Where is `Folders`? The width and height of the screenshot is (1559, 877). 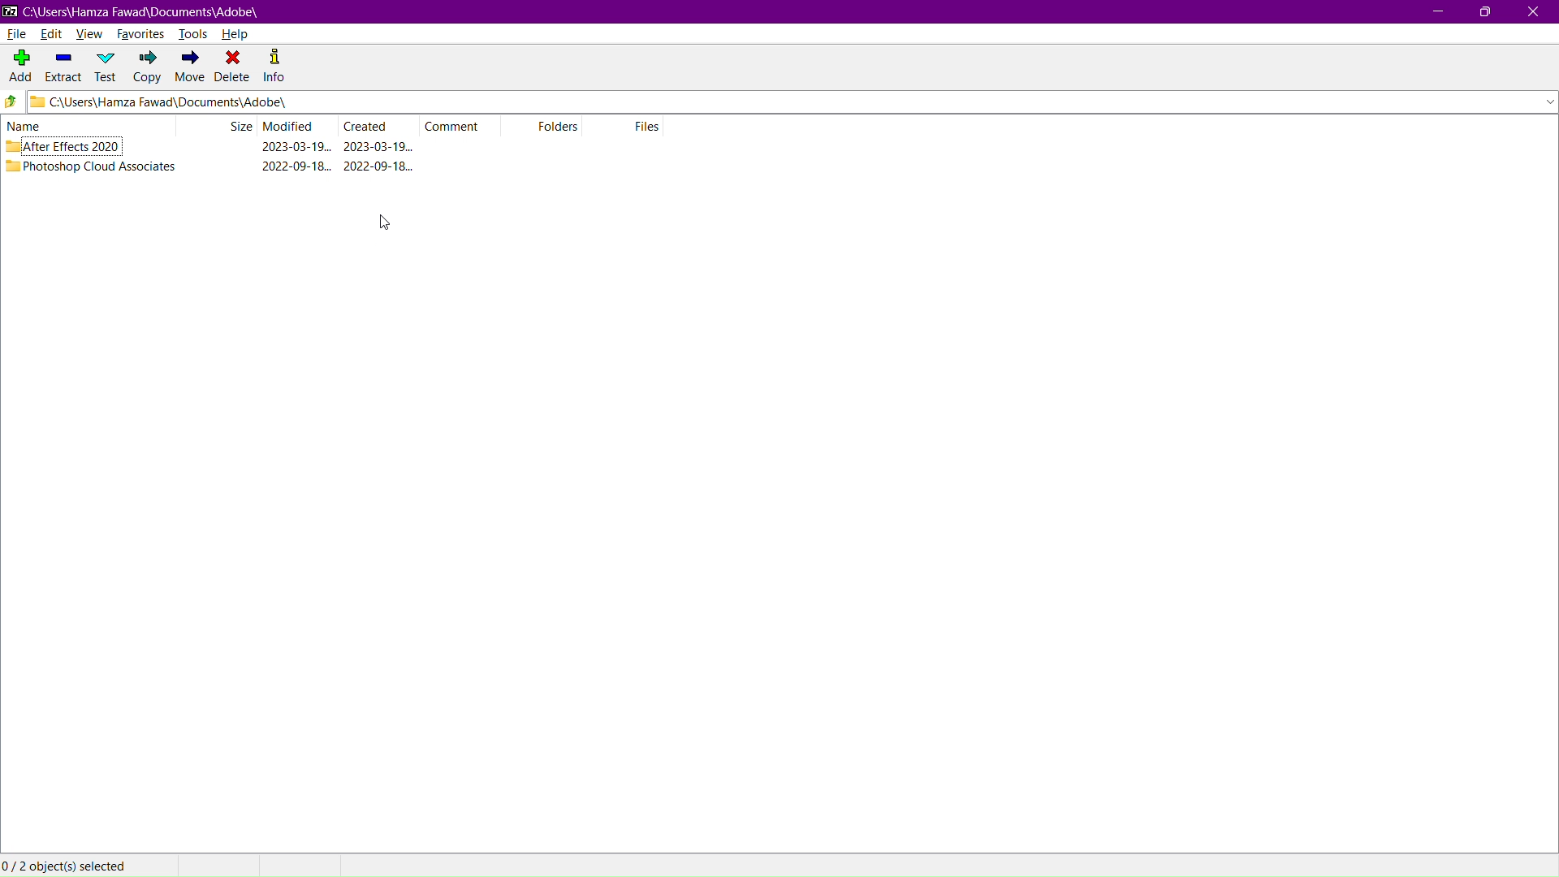 Folders is located at coordinates (549, 127).